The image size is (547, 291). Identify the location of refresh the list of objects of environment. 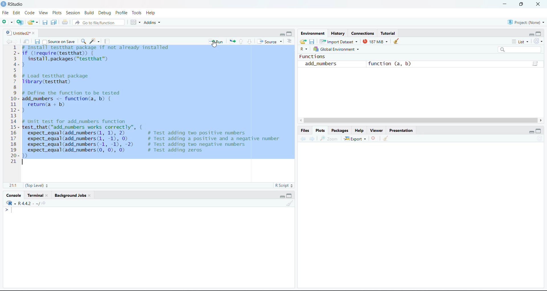
(538, 41).